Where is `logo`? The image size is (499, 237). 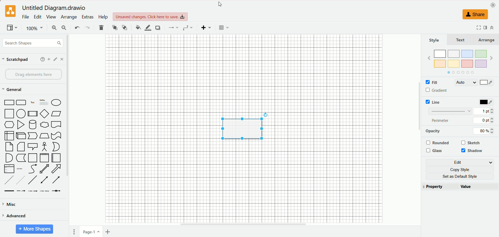
logo is located at coordinates (10, 11).